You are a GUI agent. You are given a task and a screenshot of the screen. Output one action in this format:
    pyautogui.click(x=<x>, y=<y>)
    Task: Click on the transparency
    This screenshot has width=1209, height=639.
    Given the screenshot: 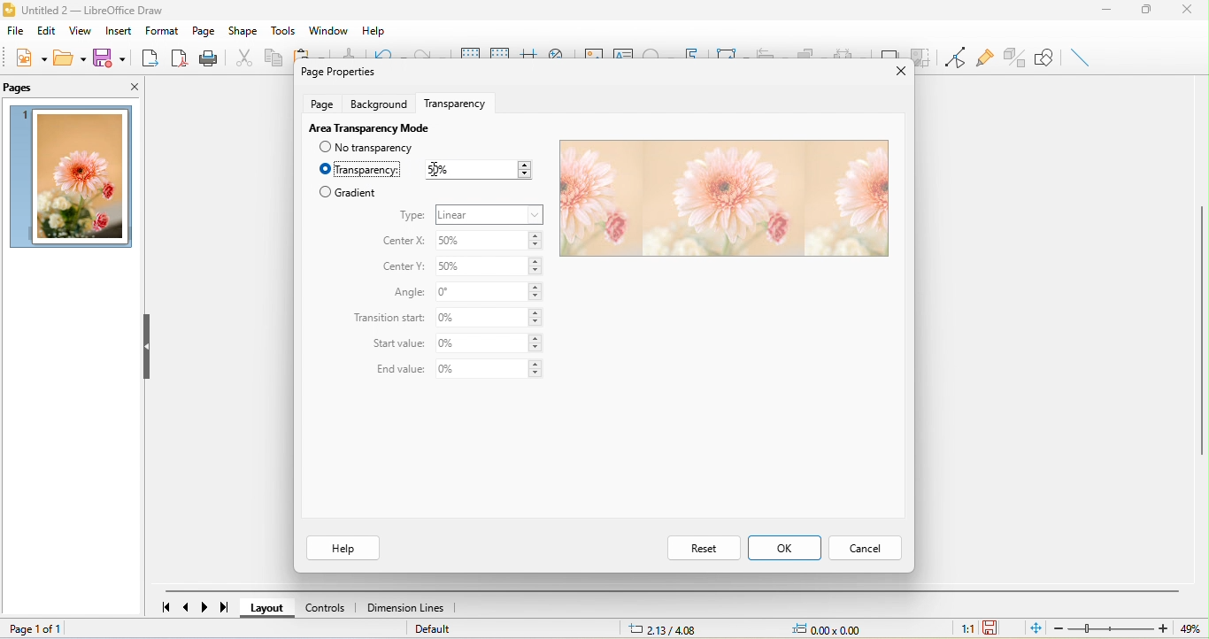 What is the action you would take?
    pyautogui.click(x=460, y=101)
    